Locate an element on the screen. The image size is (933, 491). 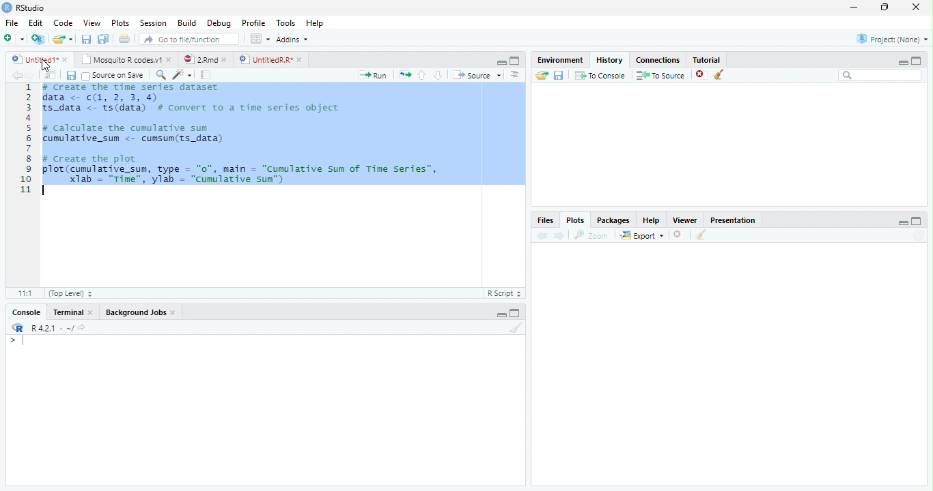
Print is located at coordinates (126, 40).